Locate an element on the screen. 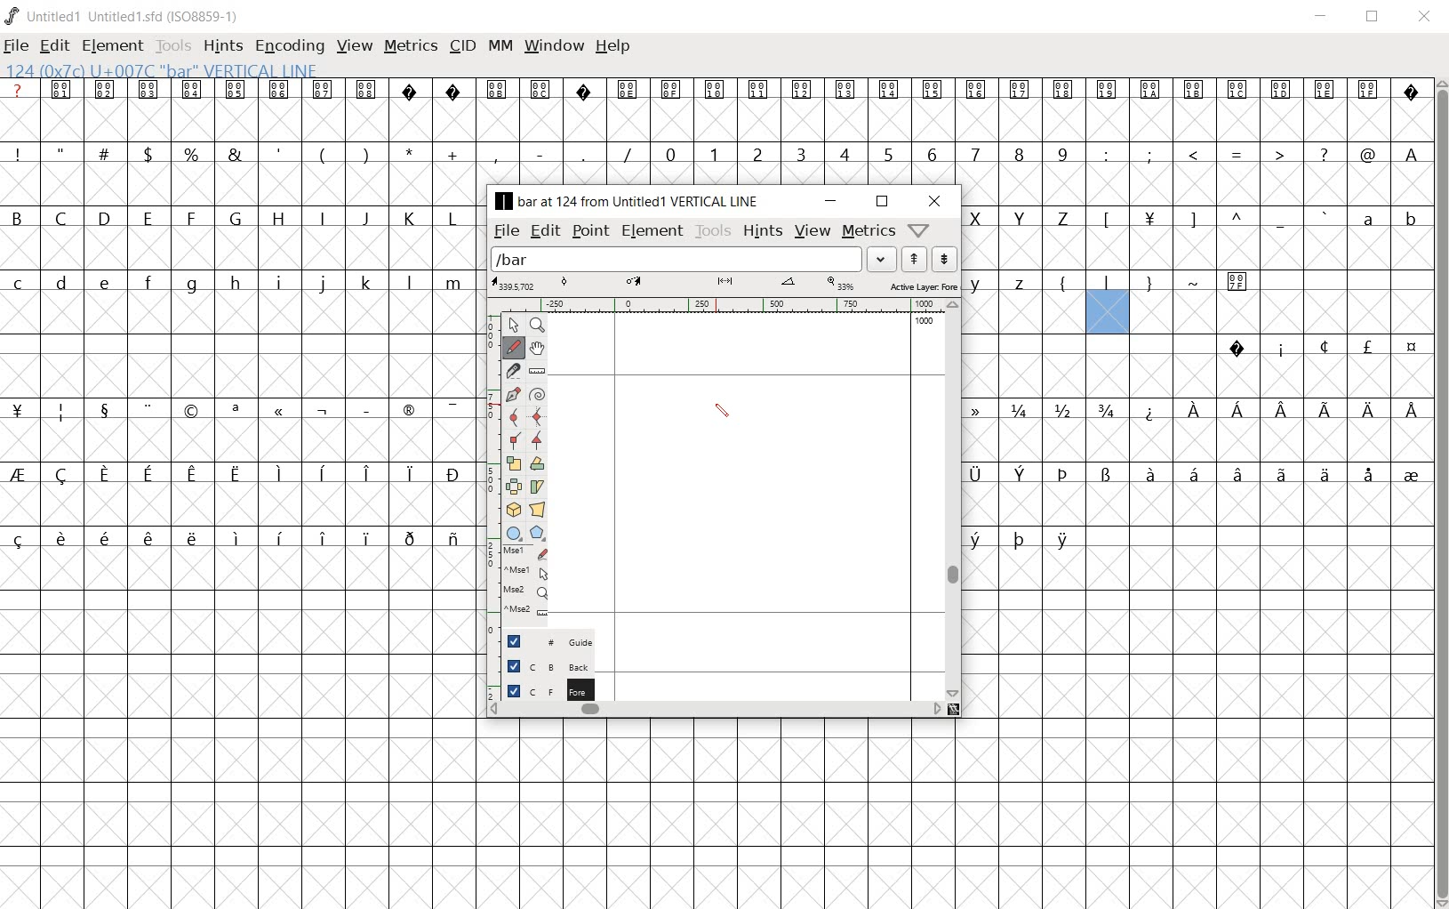 Image resolution: width=1449 pixels, height=909 pixels. rectangle or ellipse is located at coordinates (512, 533).